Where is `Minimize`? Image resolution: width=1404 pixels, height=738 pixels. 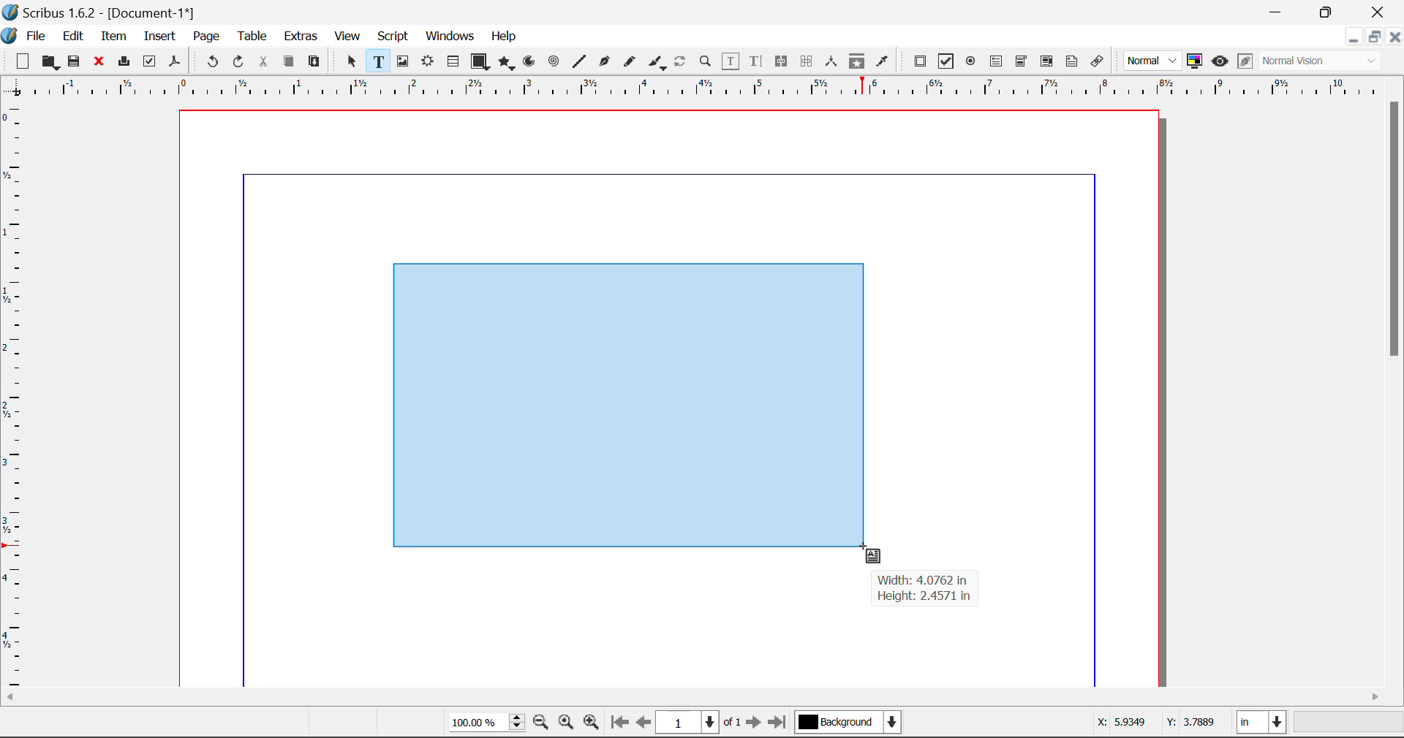 Minimize is located at coordinates (1329, 11).